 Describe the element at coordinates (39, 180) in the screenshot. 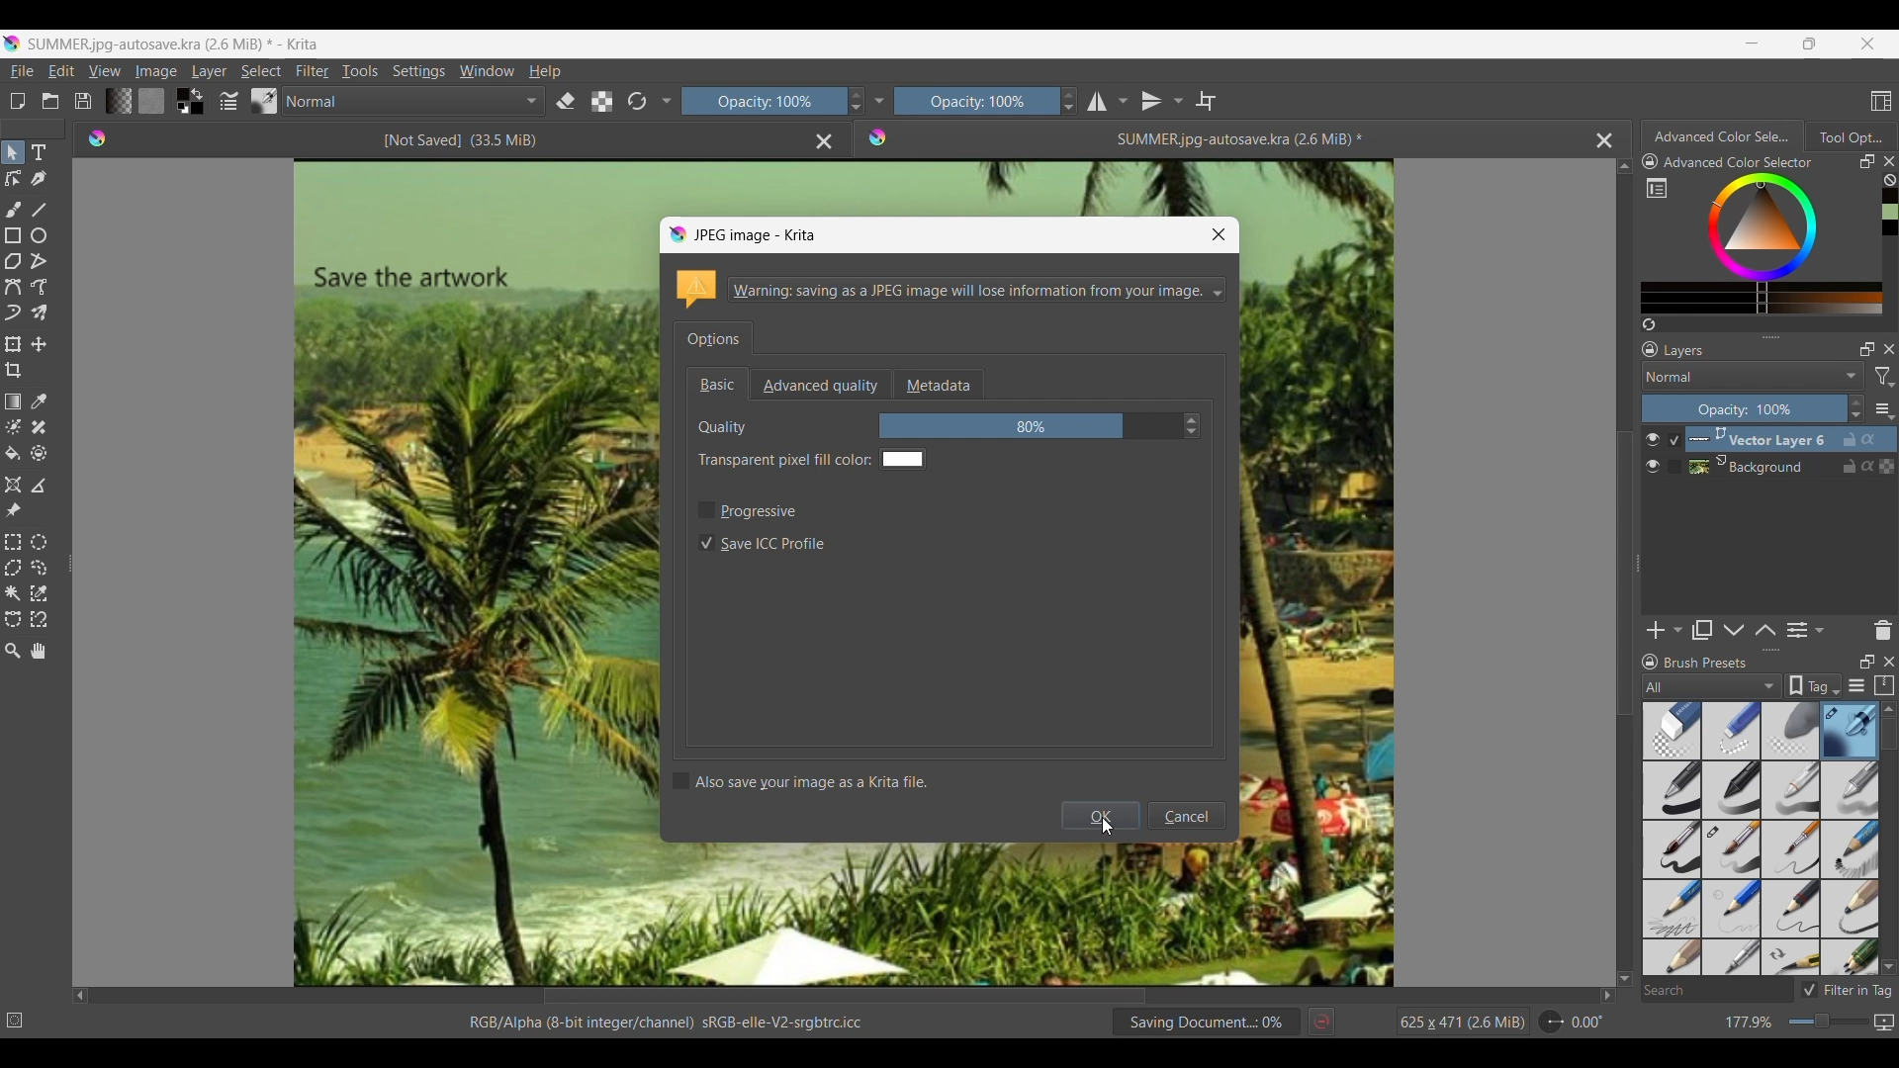

I see `Calligraphy` at that location.